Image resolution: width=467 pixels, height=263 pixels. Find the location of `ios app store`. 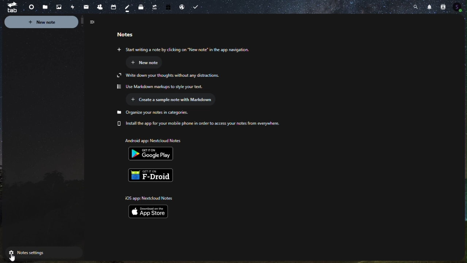

ios app store is located at coordinates (149, 212).